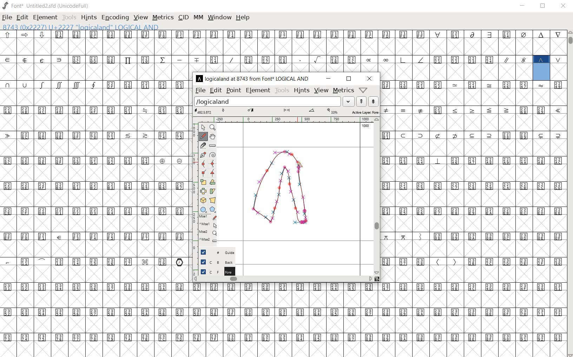  I want to click on MAGNIFY, so click(213, 128).